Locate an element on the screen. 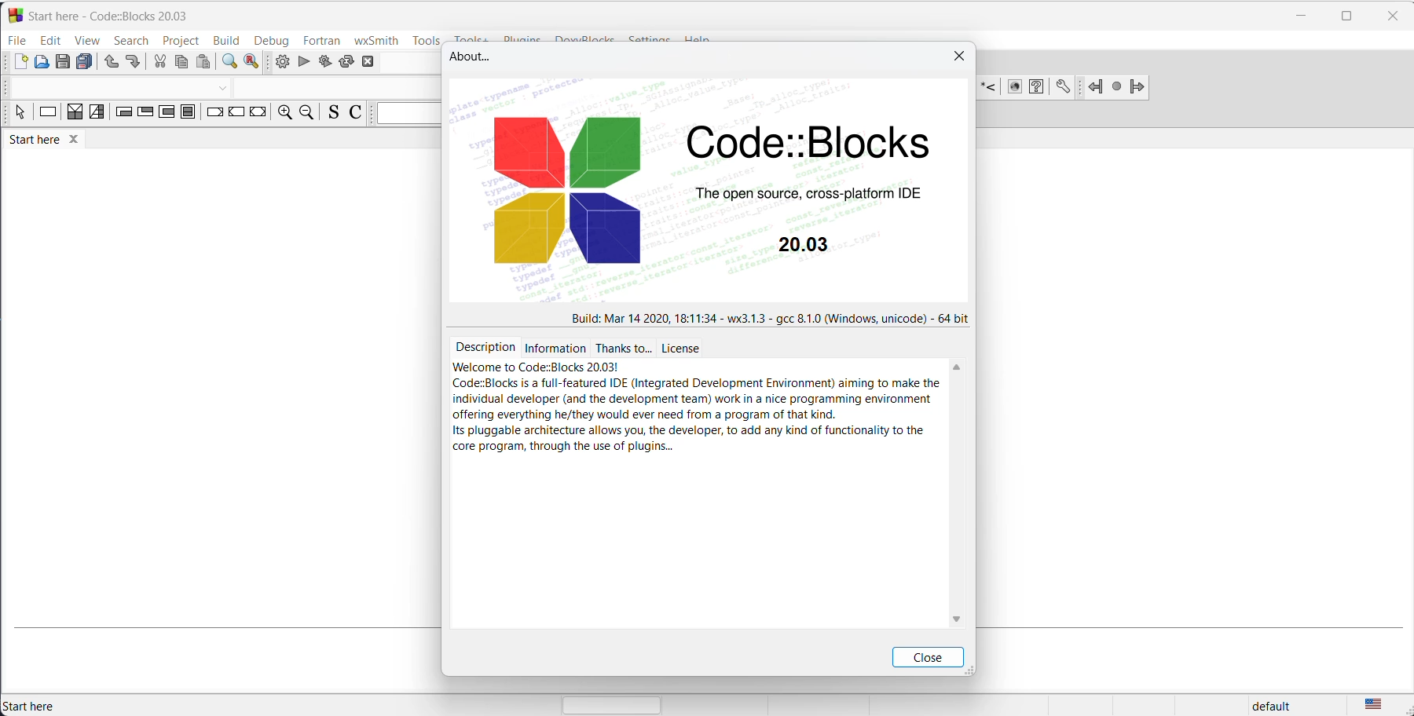  close is located at coordinates (1392, 16).